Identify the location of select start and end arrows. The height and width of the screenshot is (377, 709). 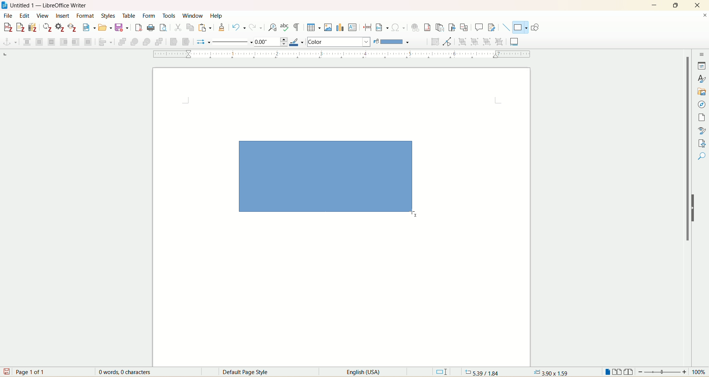
(204, 42).